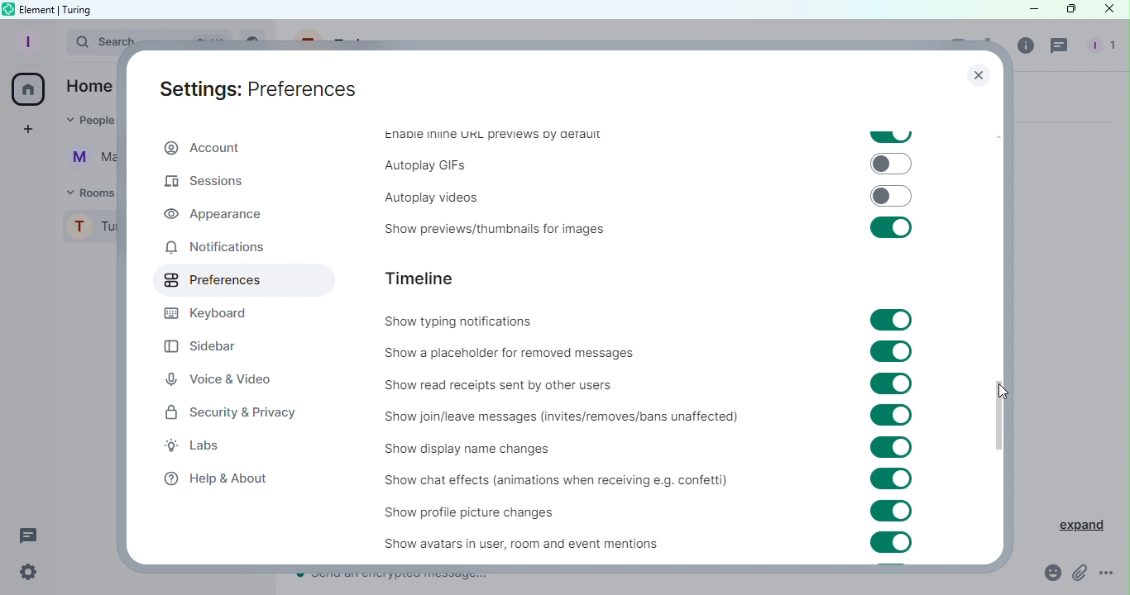 The height and width of the screenshot is (595, 1130). Describe the element at coordinates (30, 89) in the screenshot. I see `Home` at that location.